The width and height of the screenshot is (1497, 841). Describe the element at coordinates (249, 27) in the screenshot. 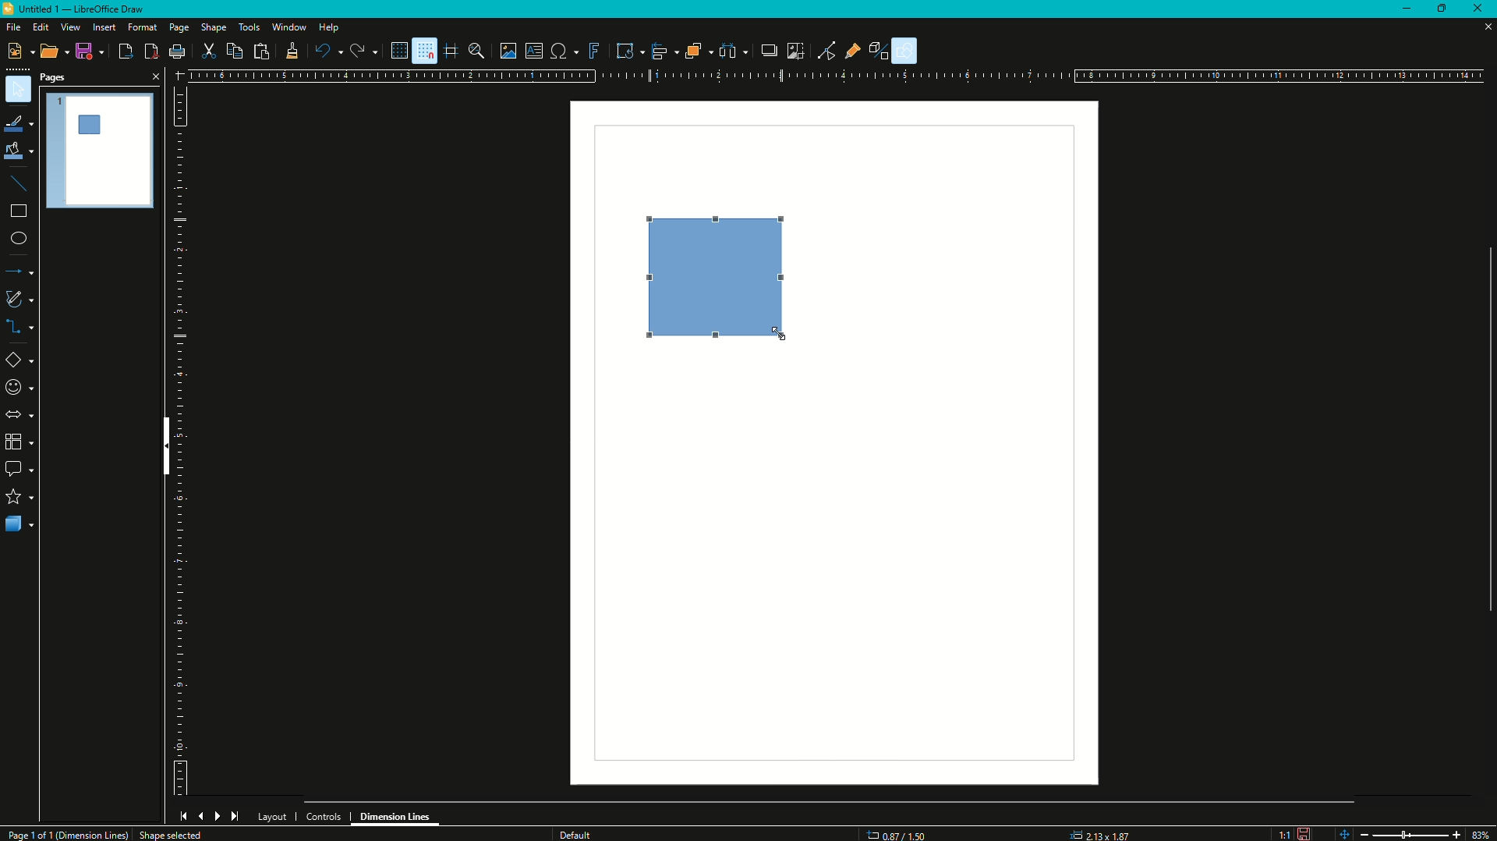

I see `Tools` at that location.